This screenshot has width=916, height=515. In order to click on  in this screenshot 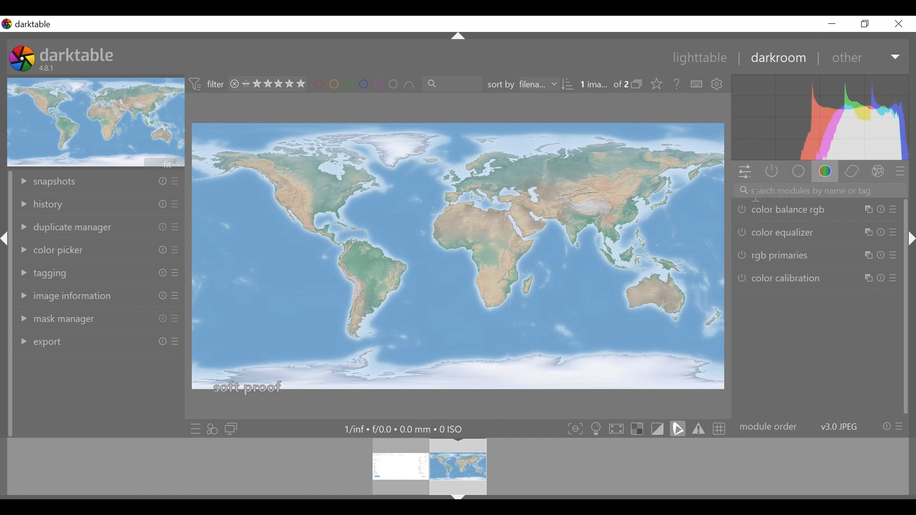, I will do `click(893, 209)`.